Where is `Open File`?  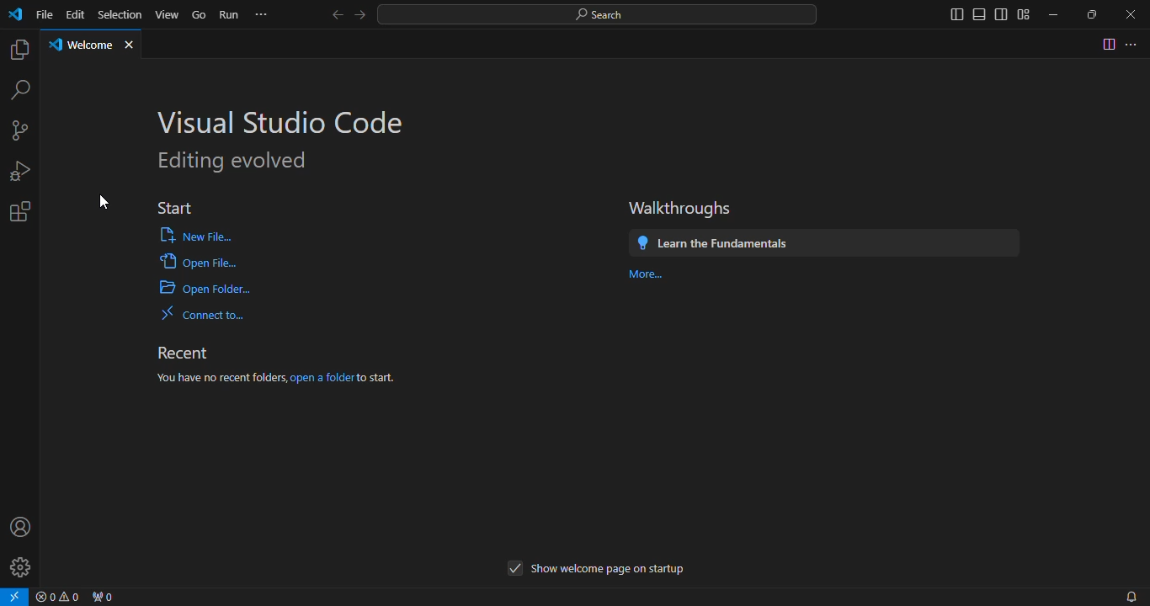
Open File is located at coordinates (188, 263).